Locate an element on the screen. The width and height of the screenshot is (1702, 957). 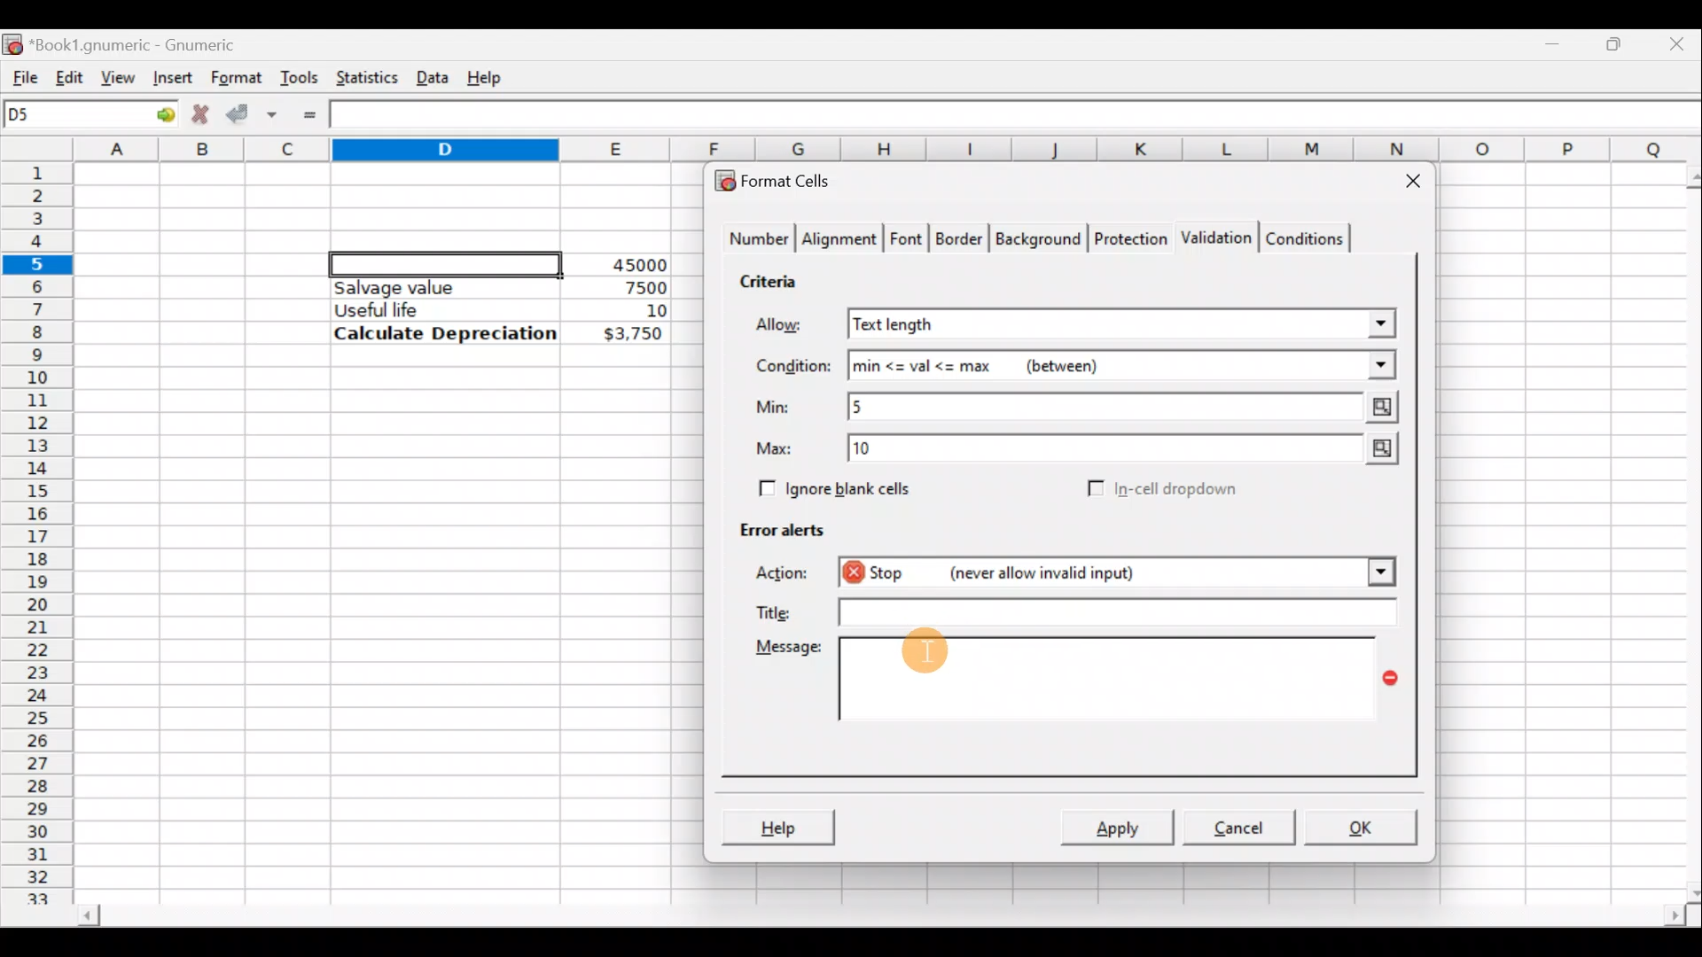
View is located at coordinates (119, 76).